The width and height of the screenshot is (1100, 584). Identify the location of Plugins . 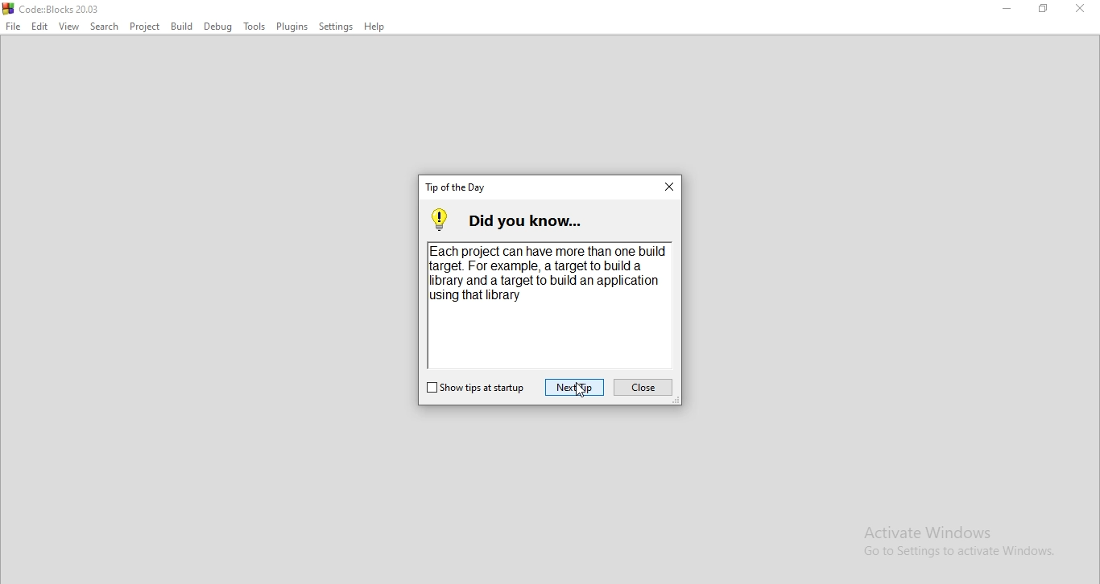
(292, 28).